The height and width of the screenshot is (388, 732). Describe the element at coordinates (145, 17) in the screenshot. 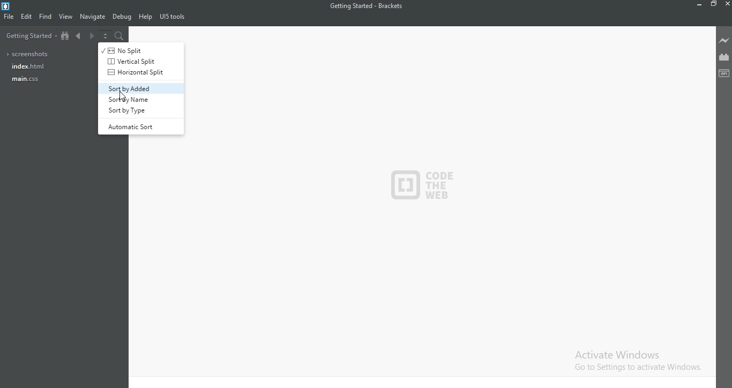

I see `Help` at that location.